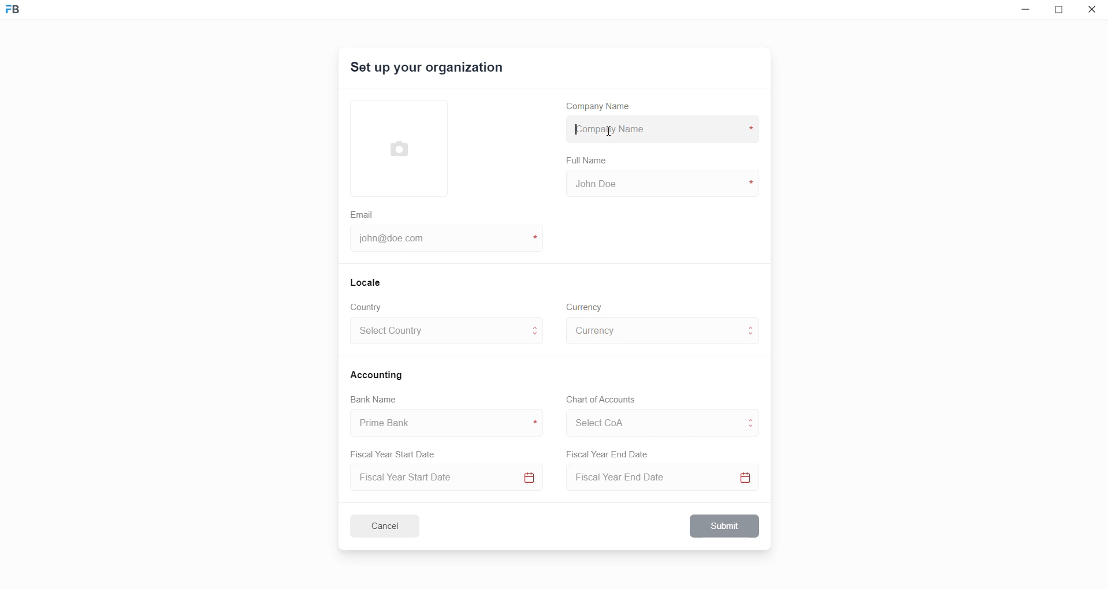 The image size is (1108, 589). Describe the element at coordinates (597, 400) in the screenshot. I see `Chart of Accounts` at that location.